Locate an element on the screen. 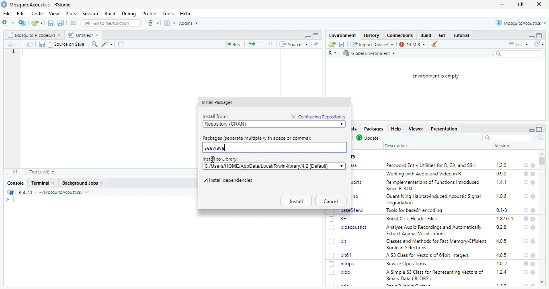 The width and height of the screenshot is (549, 289). Install dependencies is located at coordinates (232, 181).